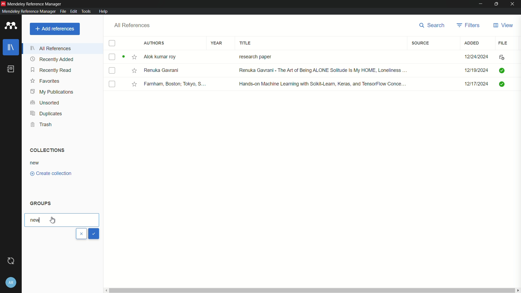 The height and width of the screenshot is (293, 521). Describe the element at coordinates (476, 71) in the screenshot. I see `Date` at that location.